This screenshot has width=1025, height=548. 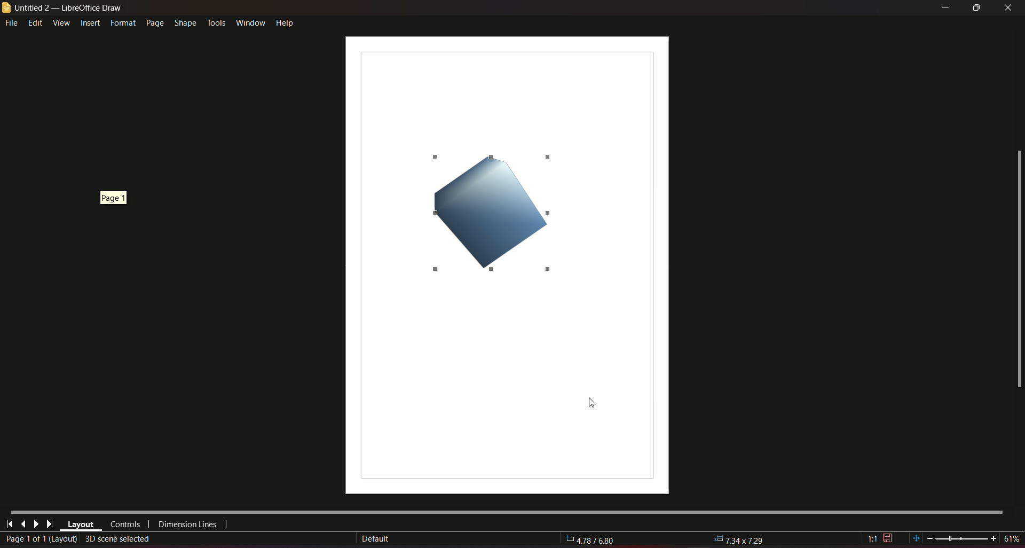 What do you see at coordinates (506, 511) in the screenshot?
I see `Horizontal scroll bar` at bounding box center [506, 511].